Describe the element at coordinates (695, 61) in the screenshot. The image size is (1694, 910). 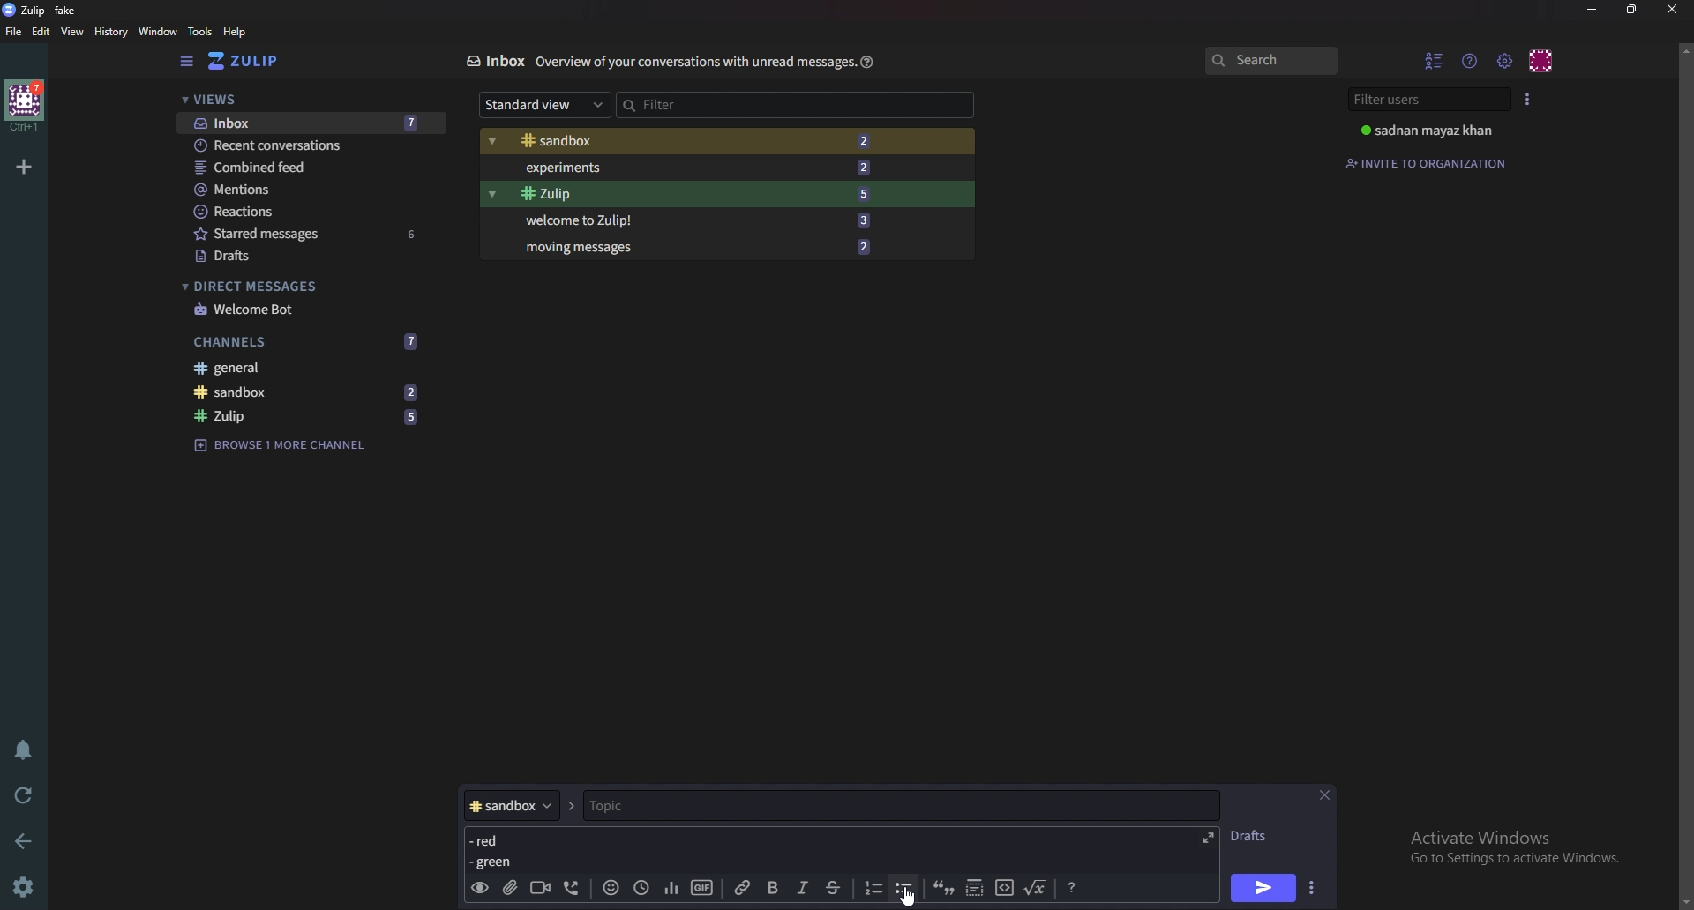
I see `Info` at that location.